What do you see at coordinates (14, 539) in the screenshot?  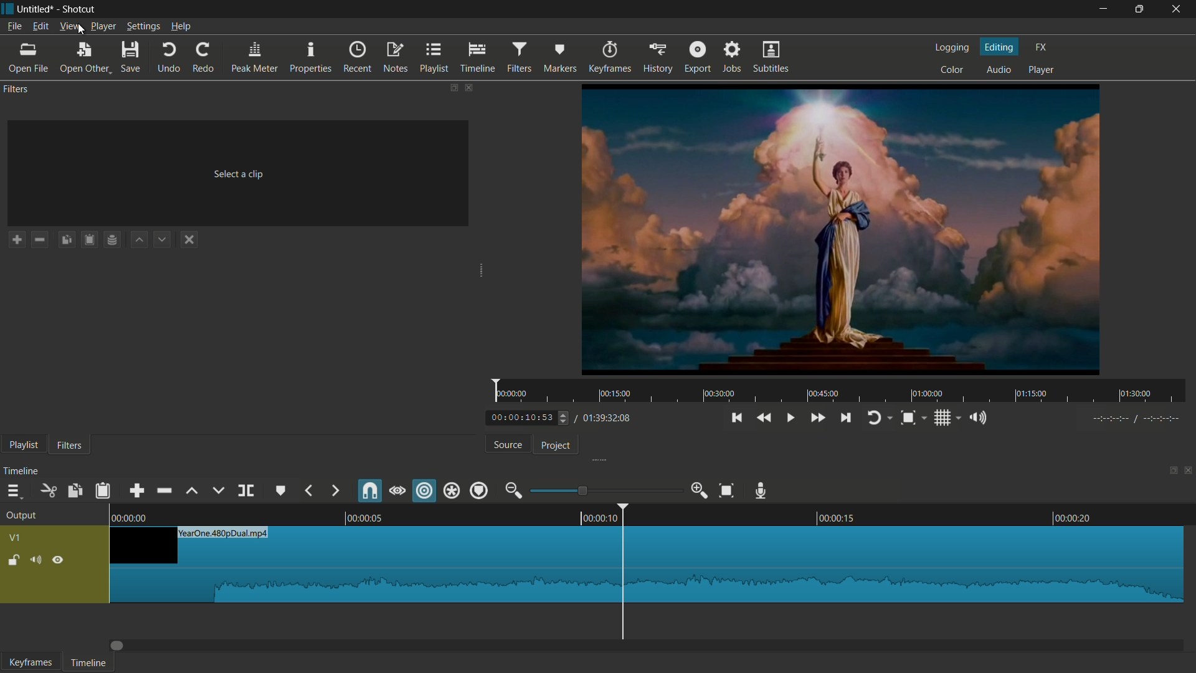 I see `v1` at bounding box center [14, 539].